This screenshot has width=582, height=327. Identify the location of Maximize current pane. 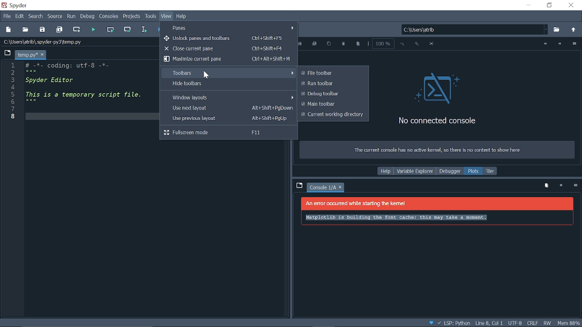
(227, 59).